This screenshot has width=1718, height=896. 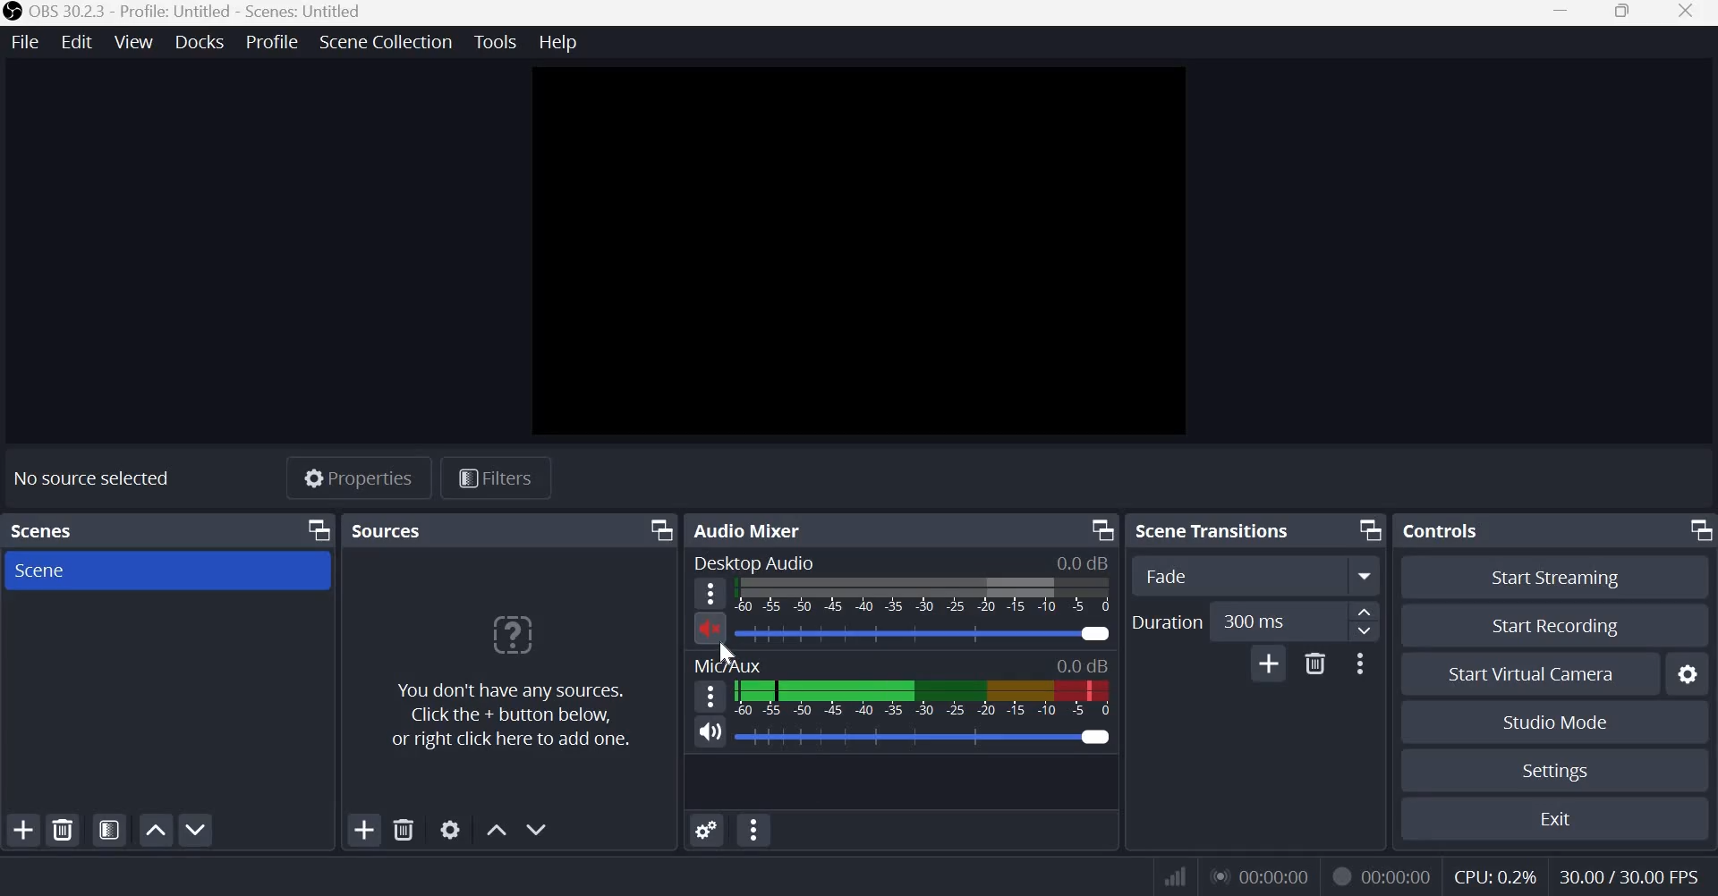 I want to click on Settings, so click(x=1558, y=773).